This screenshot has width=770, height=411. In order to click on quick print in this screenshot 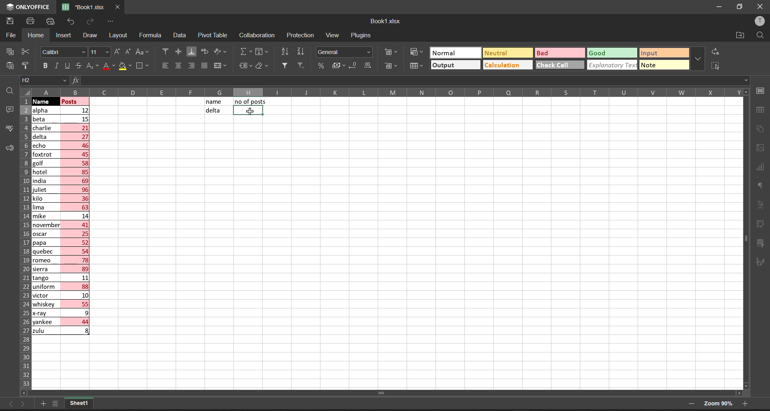, I will do `click(50, 20)`.